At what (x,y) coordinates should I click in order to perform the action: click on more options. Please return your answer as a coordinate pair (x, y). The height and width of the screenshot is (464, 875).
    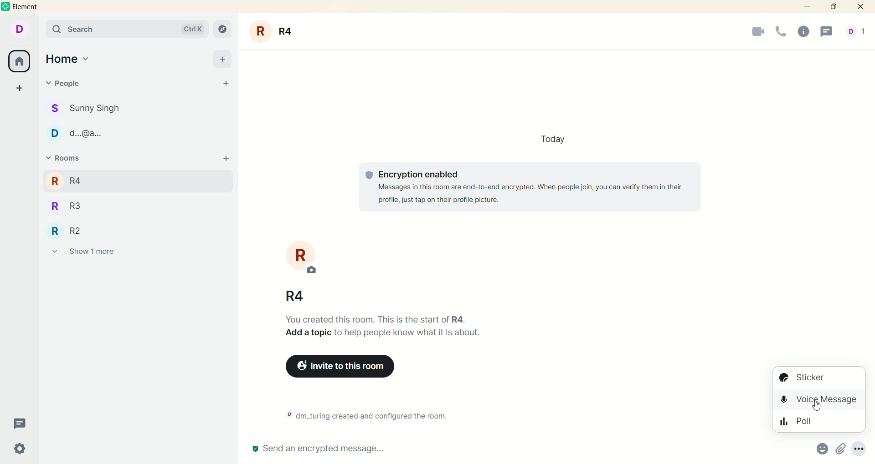
    Looking at the image, I should click on (840, 450).